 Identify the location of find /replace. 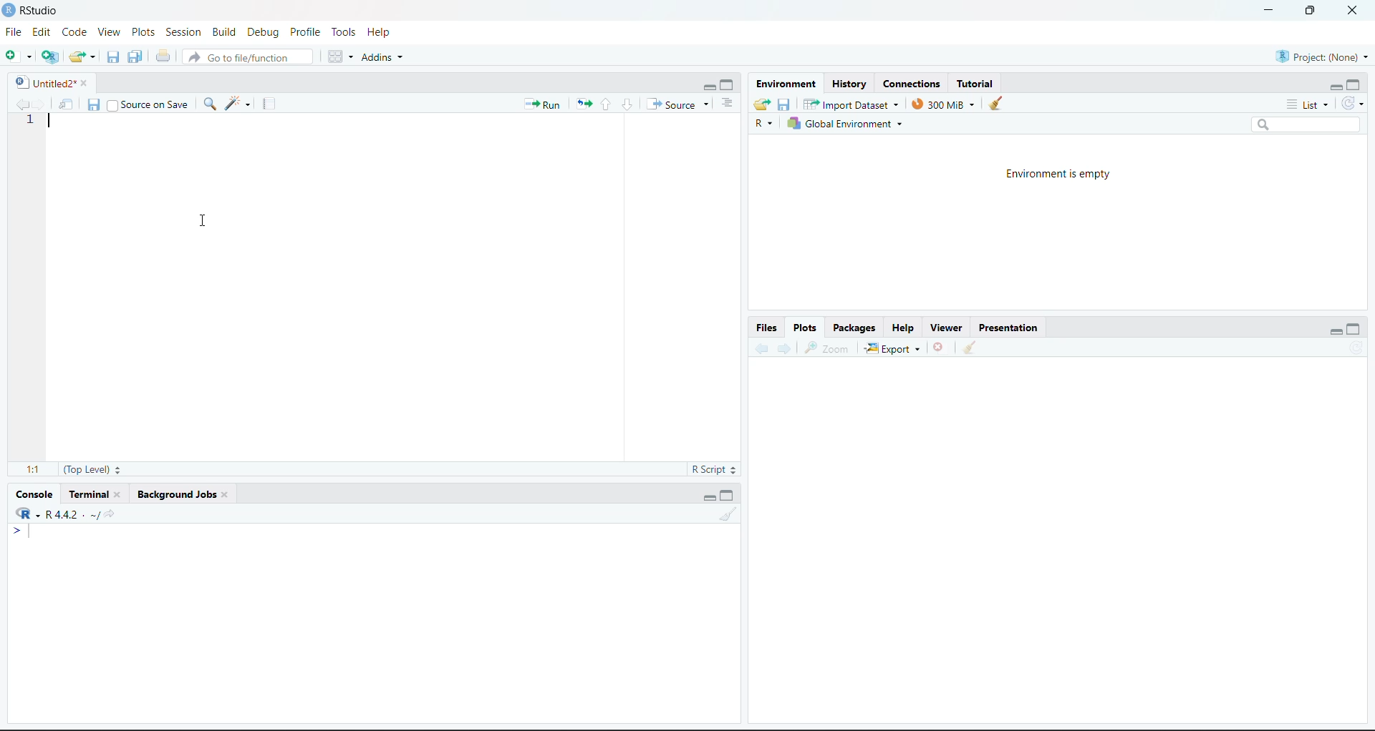
(208, 104).